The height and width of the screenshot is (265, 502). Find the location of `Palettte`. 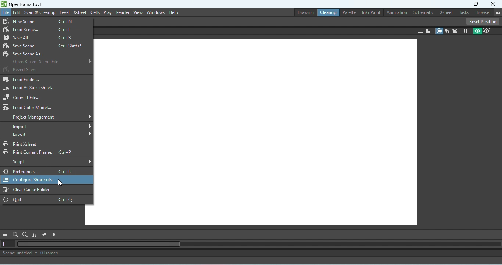

Palettte is located at coordinates (349, 12).